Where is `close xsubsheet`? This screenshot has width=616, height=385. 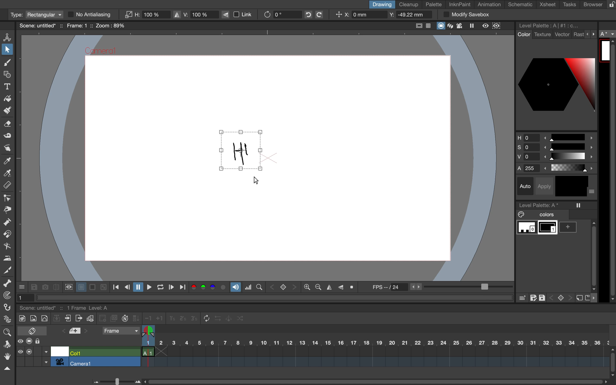
close xsubsheet is located at coordinates (68, 319).